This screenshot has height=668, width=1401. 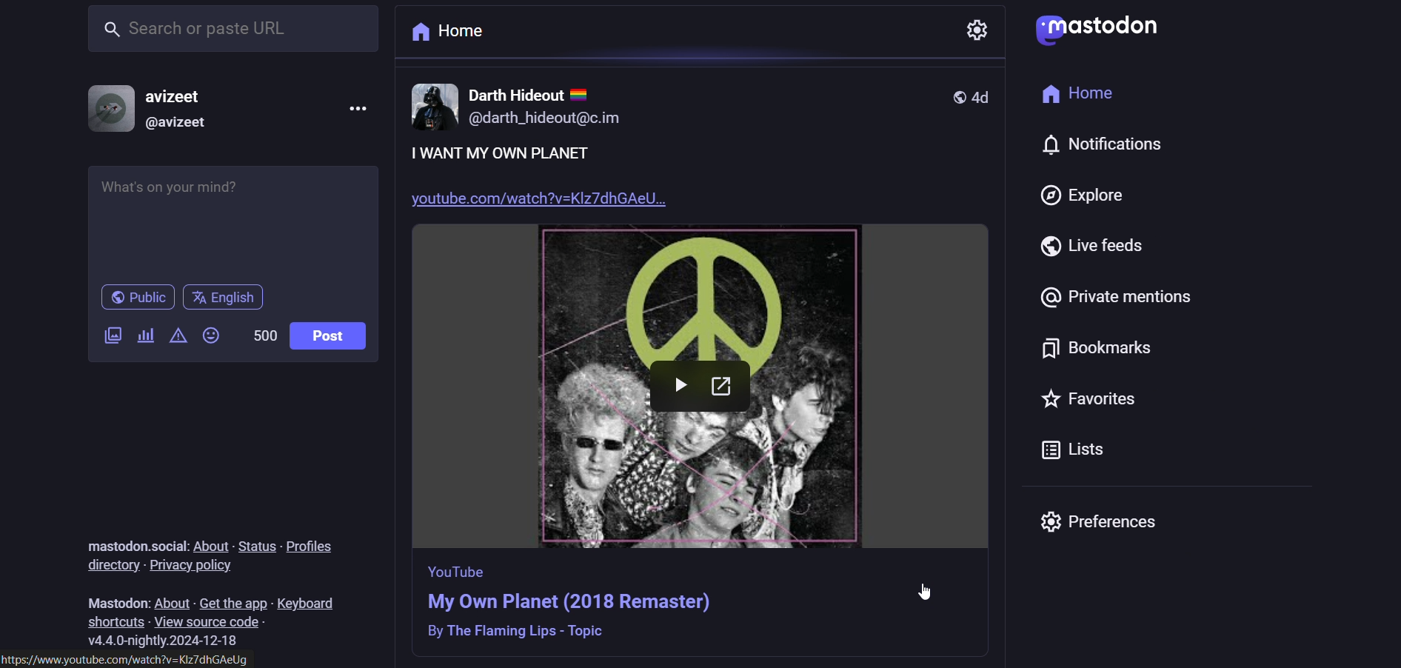 What do you see at coordinates (178, 91) in the screenshot?
I see `username` at bounding box center [178, 91].